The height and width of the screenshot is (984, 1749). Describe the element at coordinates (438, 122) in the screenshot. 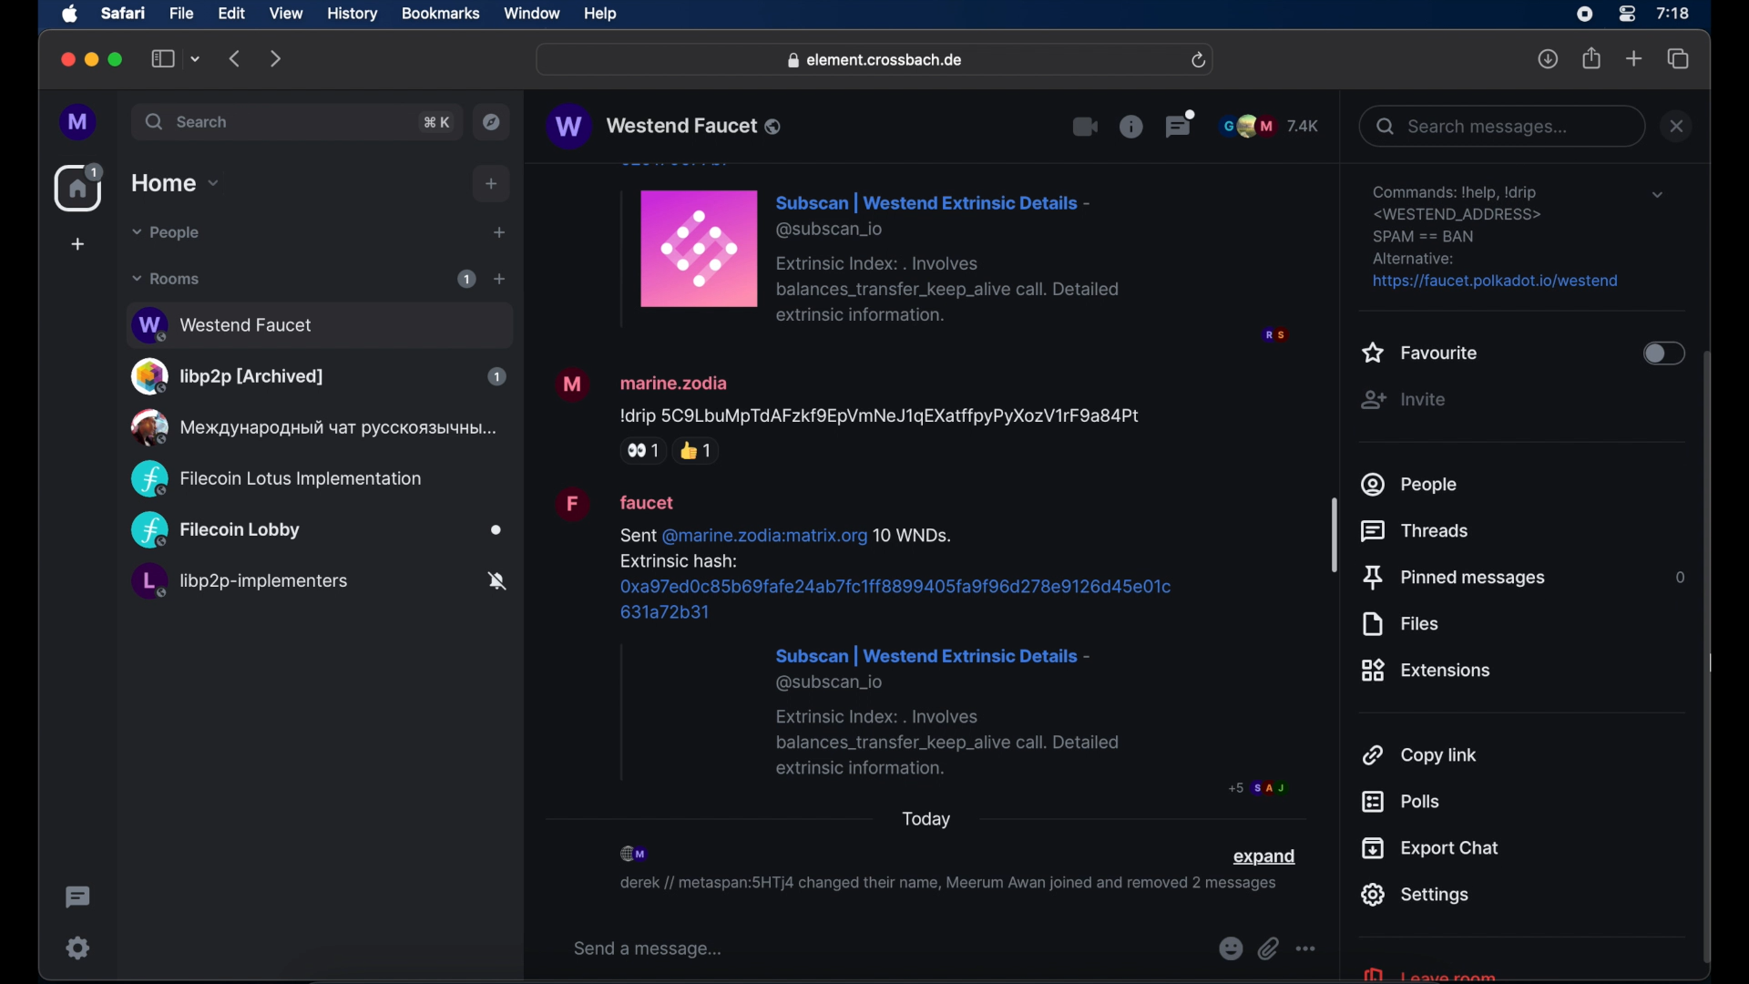

I see `search shortcut` at that location.